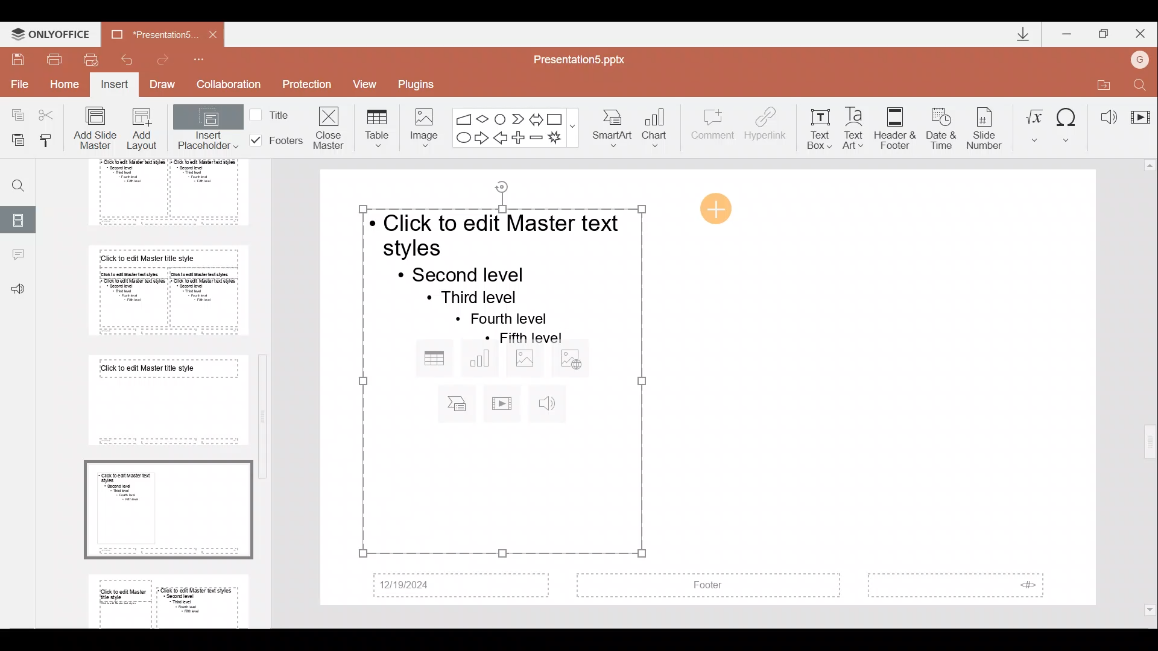  Describe the element at coordinates (516, 118) in the screenshot. I see `Chevron` at that location.